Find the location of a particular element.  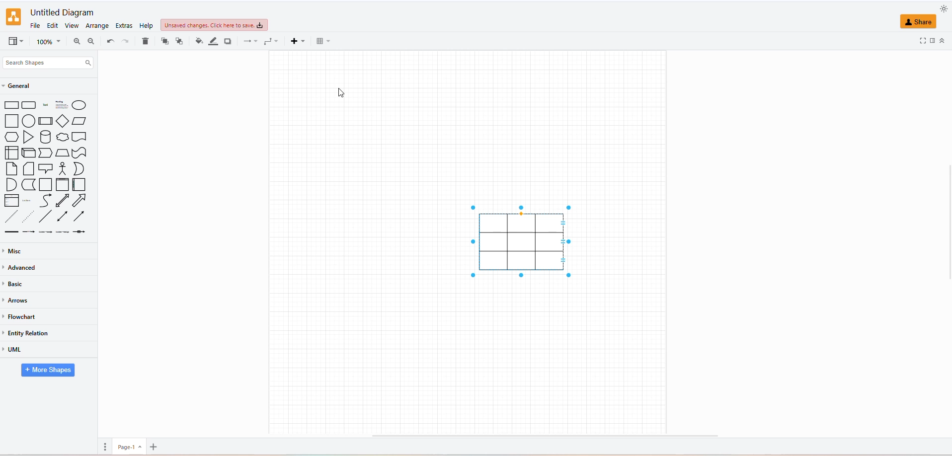

collapse is located at coordinates (942, 40).